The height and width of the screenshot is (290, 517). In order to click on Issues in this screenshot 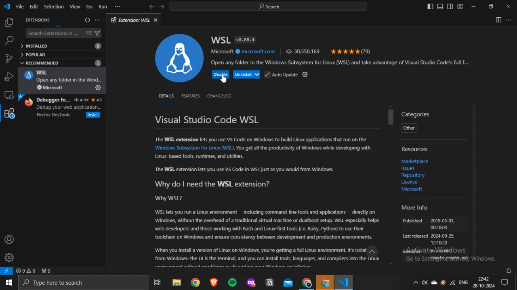, I will do `click(409, 169)`.